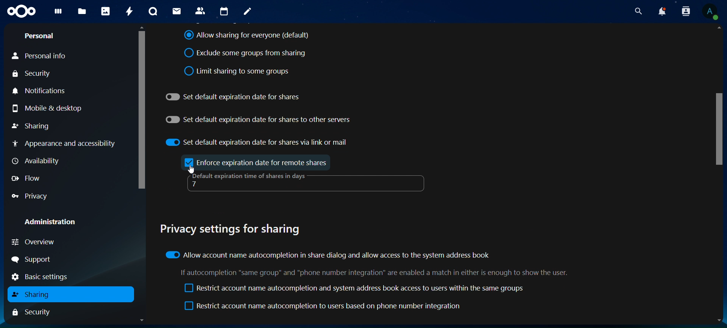 This screenshot has width=727, height=328. What do you see at coordinates (264, 162) in the screenshot?
I see `enforce expiration date for remote shares` at bounding box center [264, 162].